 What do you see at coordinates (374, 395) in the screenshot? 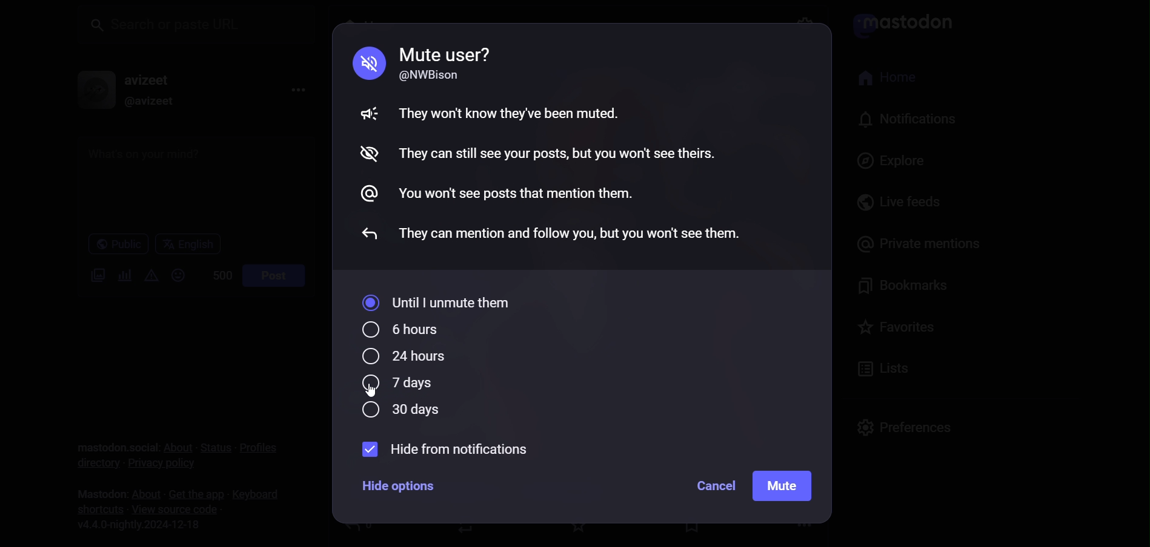
I see `cursor` at bounding box center [374, 395].